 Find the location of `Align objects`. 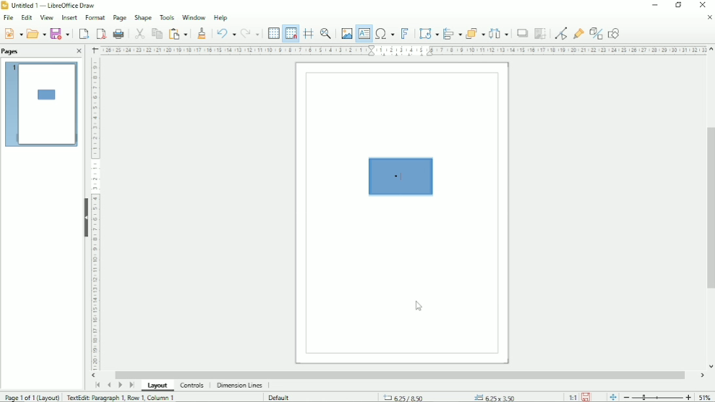

Align objects is located at coordinates (452, 32).